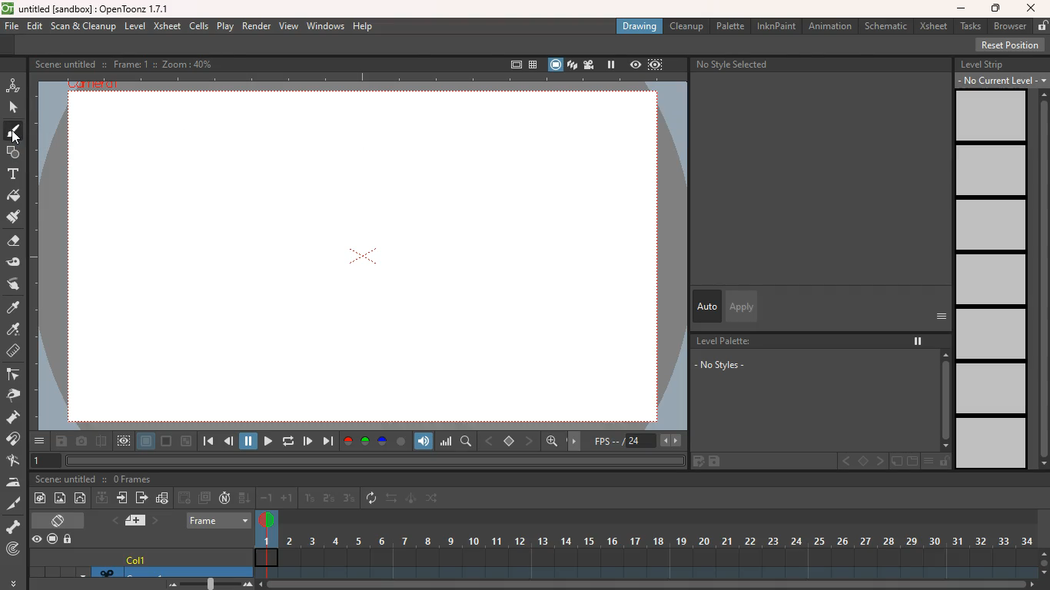  Describe the element at coordinates (325, 26) in the screenshot. I see `windows` at that location.